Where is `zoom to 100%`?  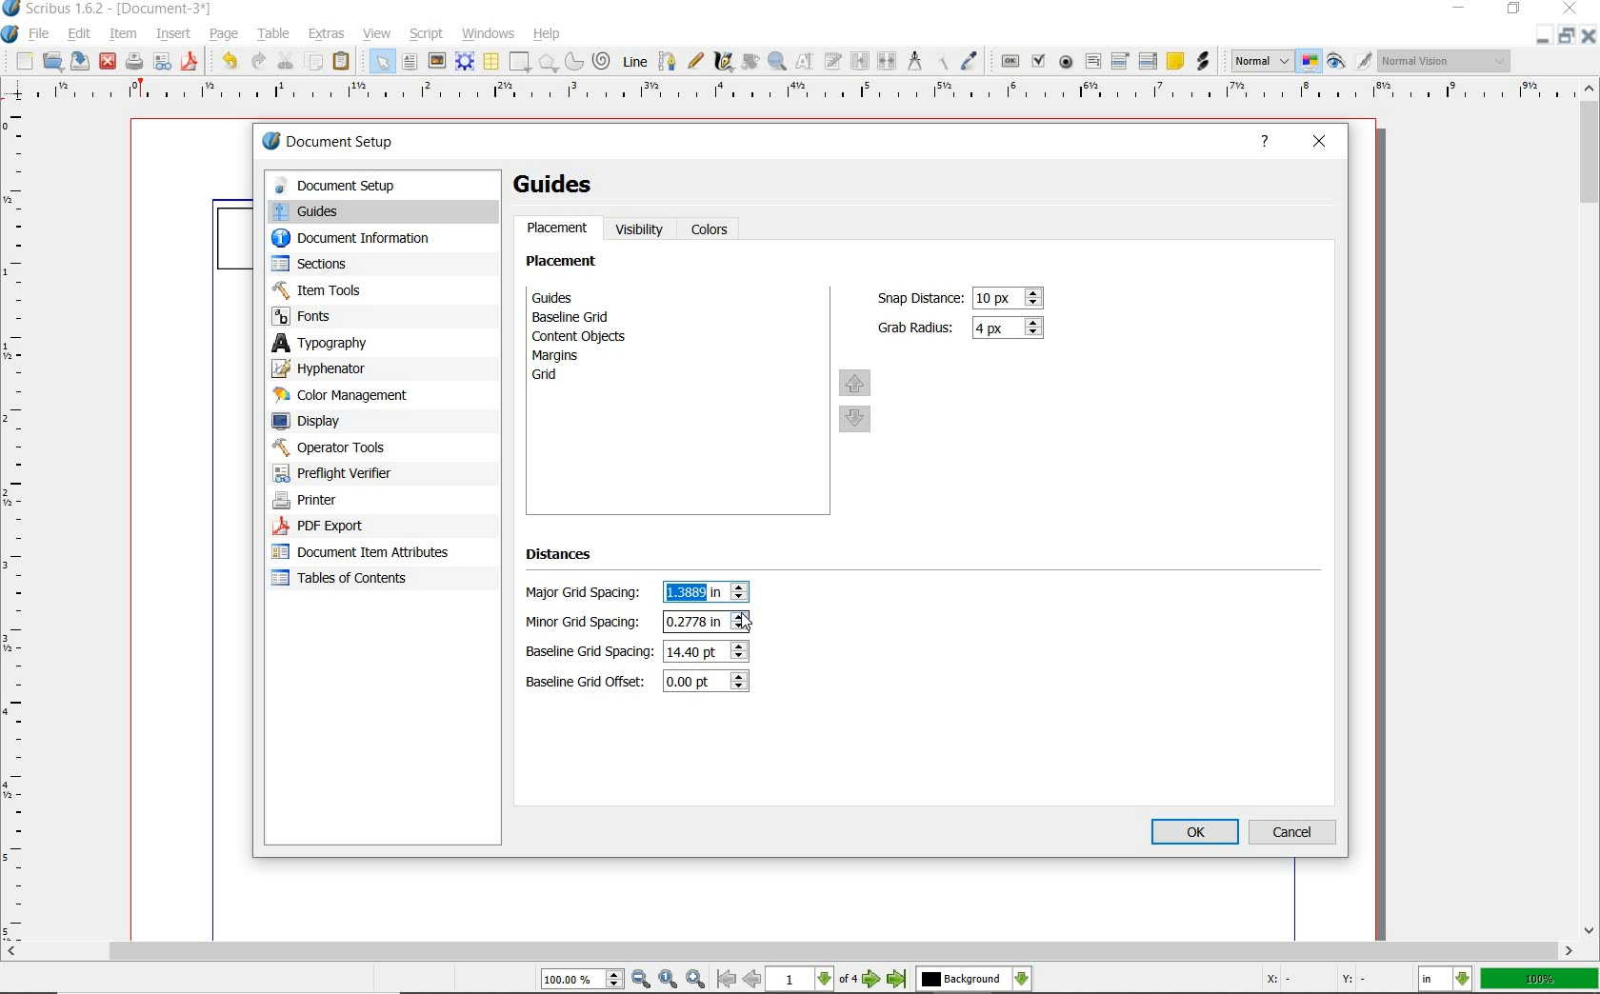
zoom to 100% is located at coordinates (670, 980).